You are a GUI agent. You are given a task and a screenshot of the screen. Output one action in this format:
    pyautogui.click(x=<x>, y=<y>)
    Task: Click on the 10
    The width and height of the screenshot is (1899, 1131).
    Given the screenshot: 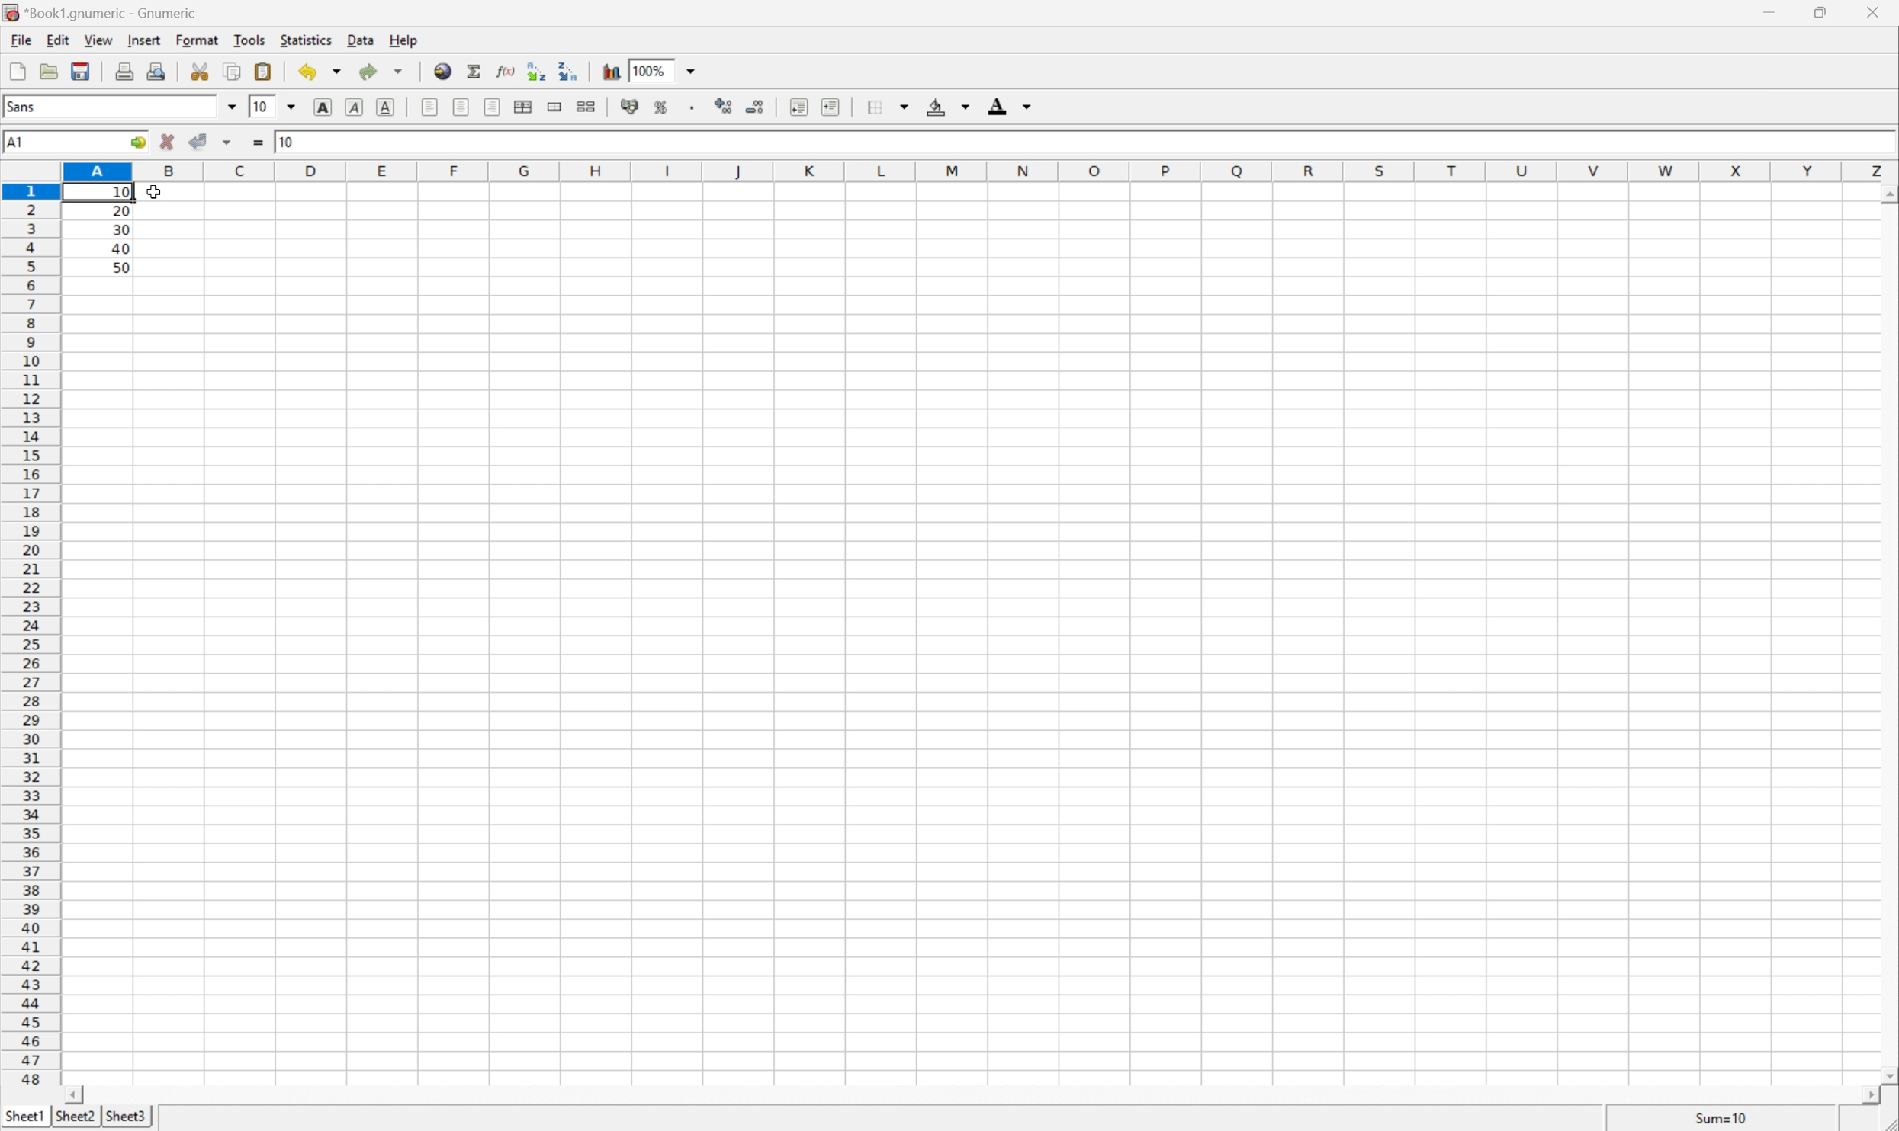 What is the action you would take?
    pyautogui.click(x=288, y=142)
    